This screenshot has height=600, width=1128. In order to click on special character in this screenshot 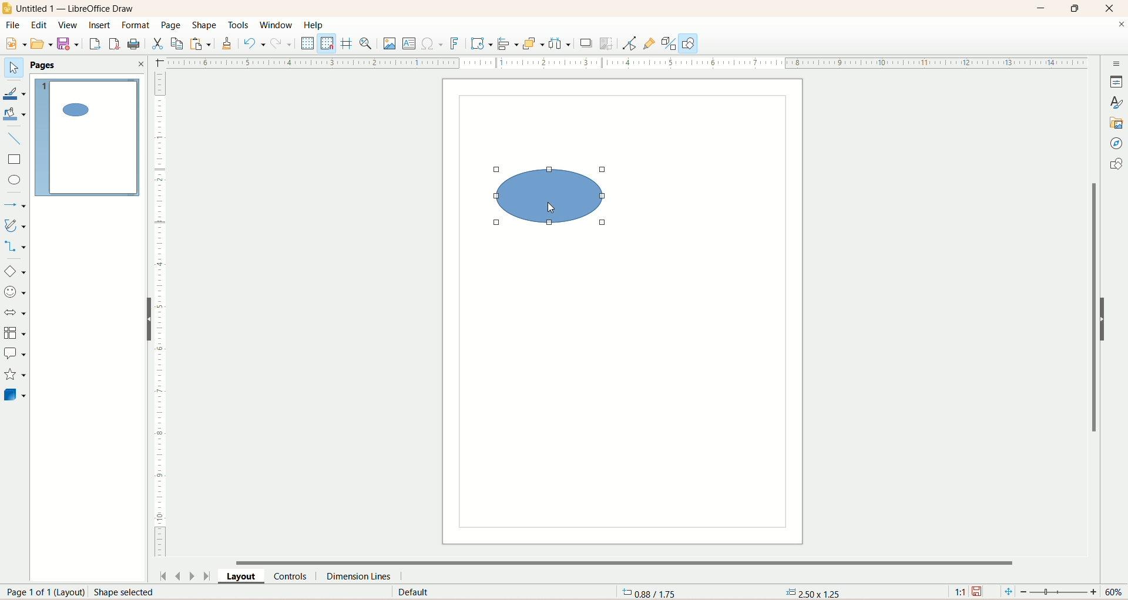, I will do `click(431, 44)`.